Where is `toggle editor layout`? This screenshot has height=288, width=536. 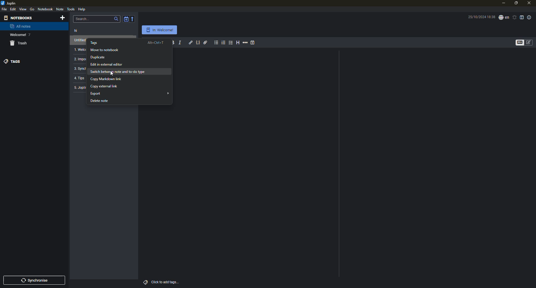 toggle editor layout is located at coordinates (522, 17).